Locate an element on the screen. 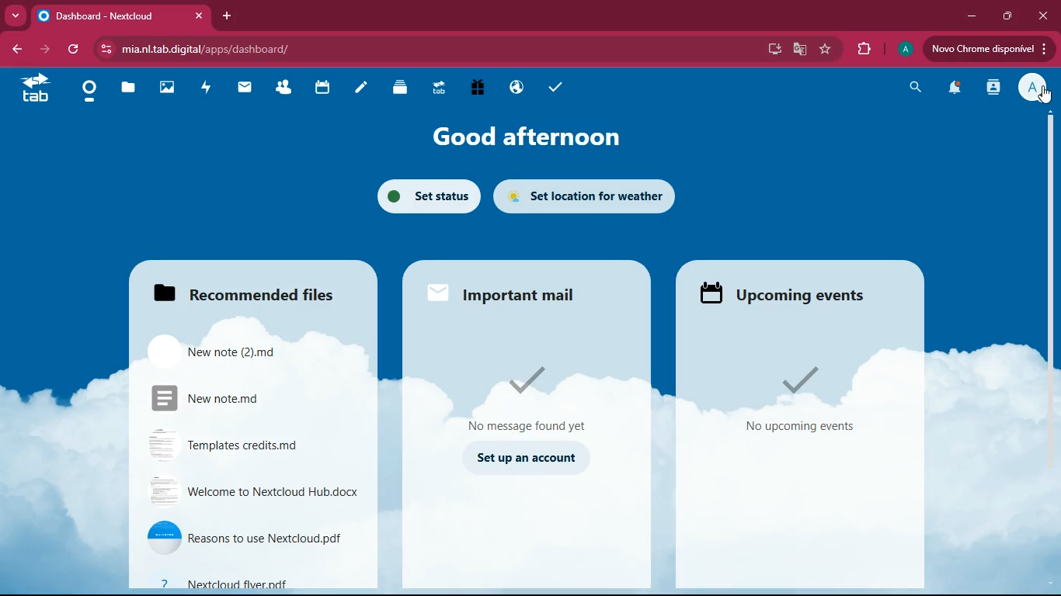 This screenshot has height=596, width=1061. set location is located at coordinates (590, 199).